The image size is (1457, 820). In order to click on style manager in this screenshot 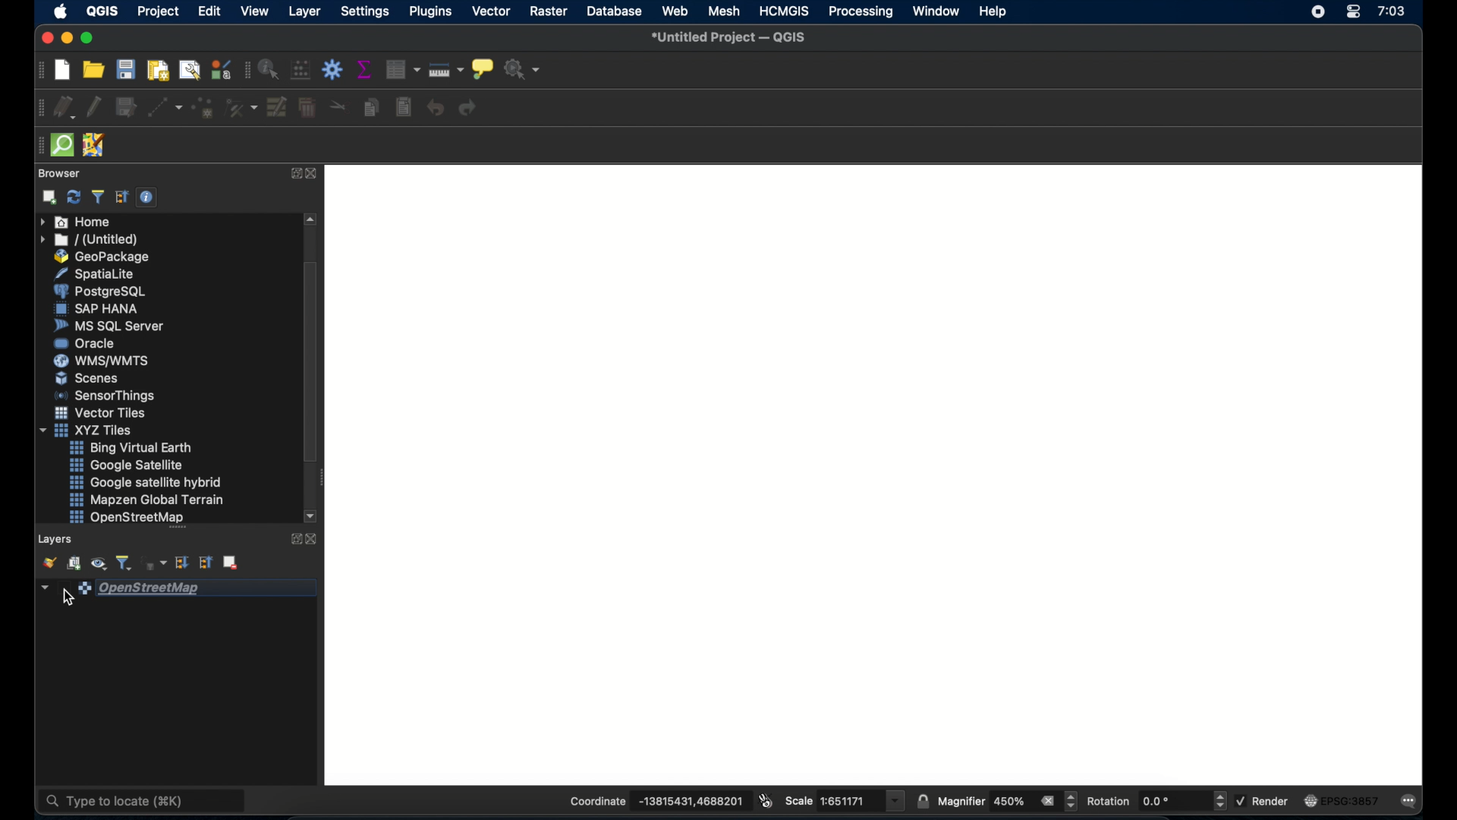, I will do `click(222, 69)`.